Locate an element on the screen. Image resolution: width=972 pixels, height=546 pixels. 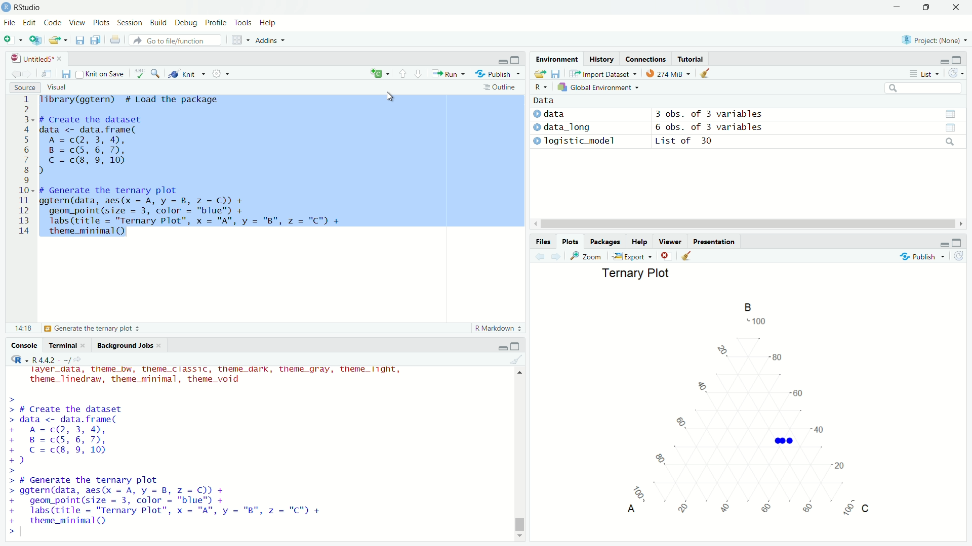
clear is located at coordinates (516, 361).